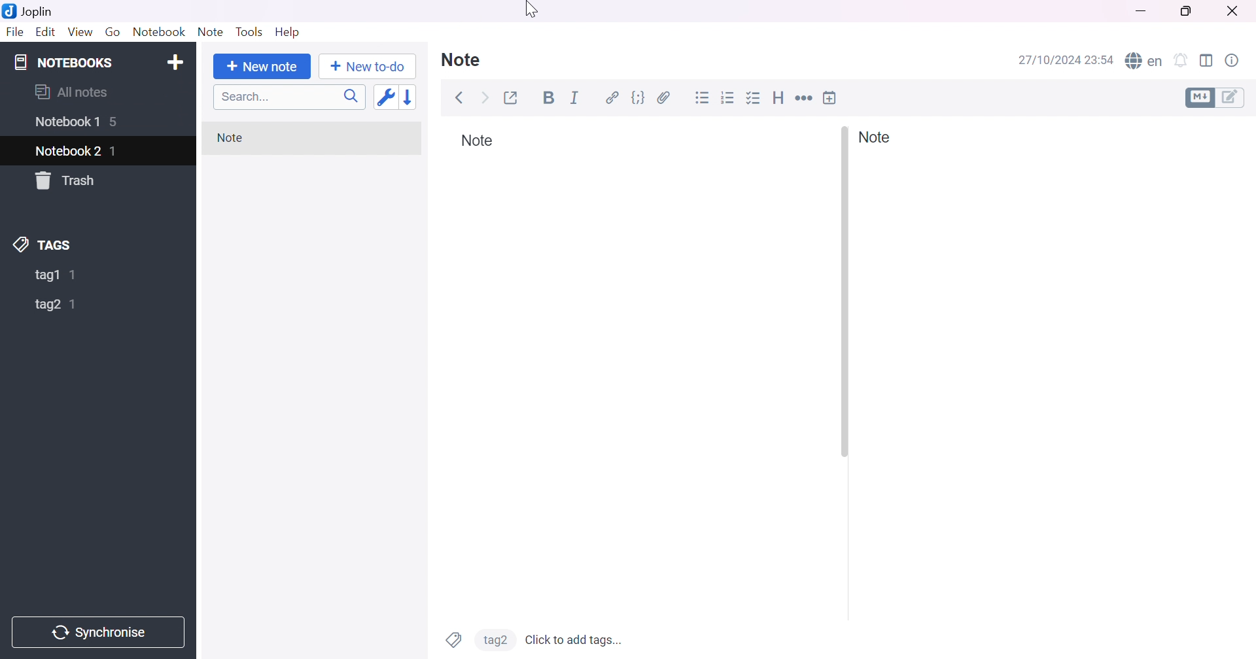 This screenshot has width=1256, height=659. I want to click on 1, so click(73, 305).